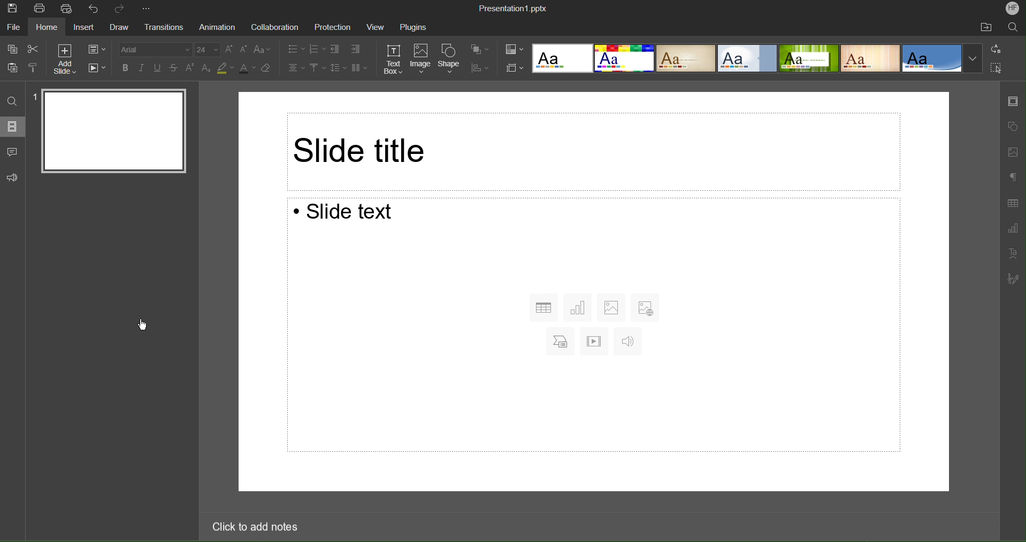 This screenshot has height=542, width=1026. Describe the element at coordinates (35, 68) in the screenshot. I see `clone formatting` at that location.